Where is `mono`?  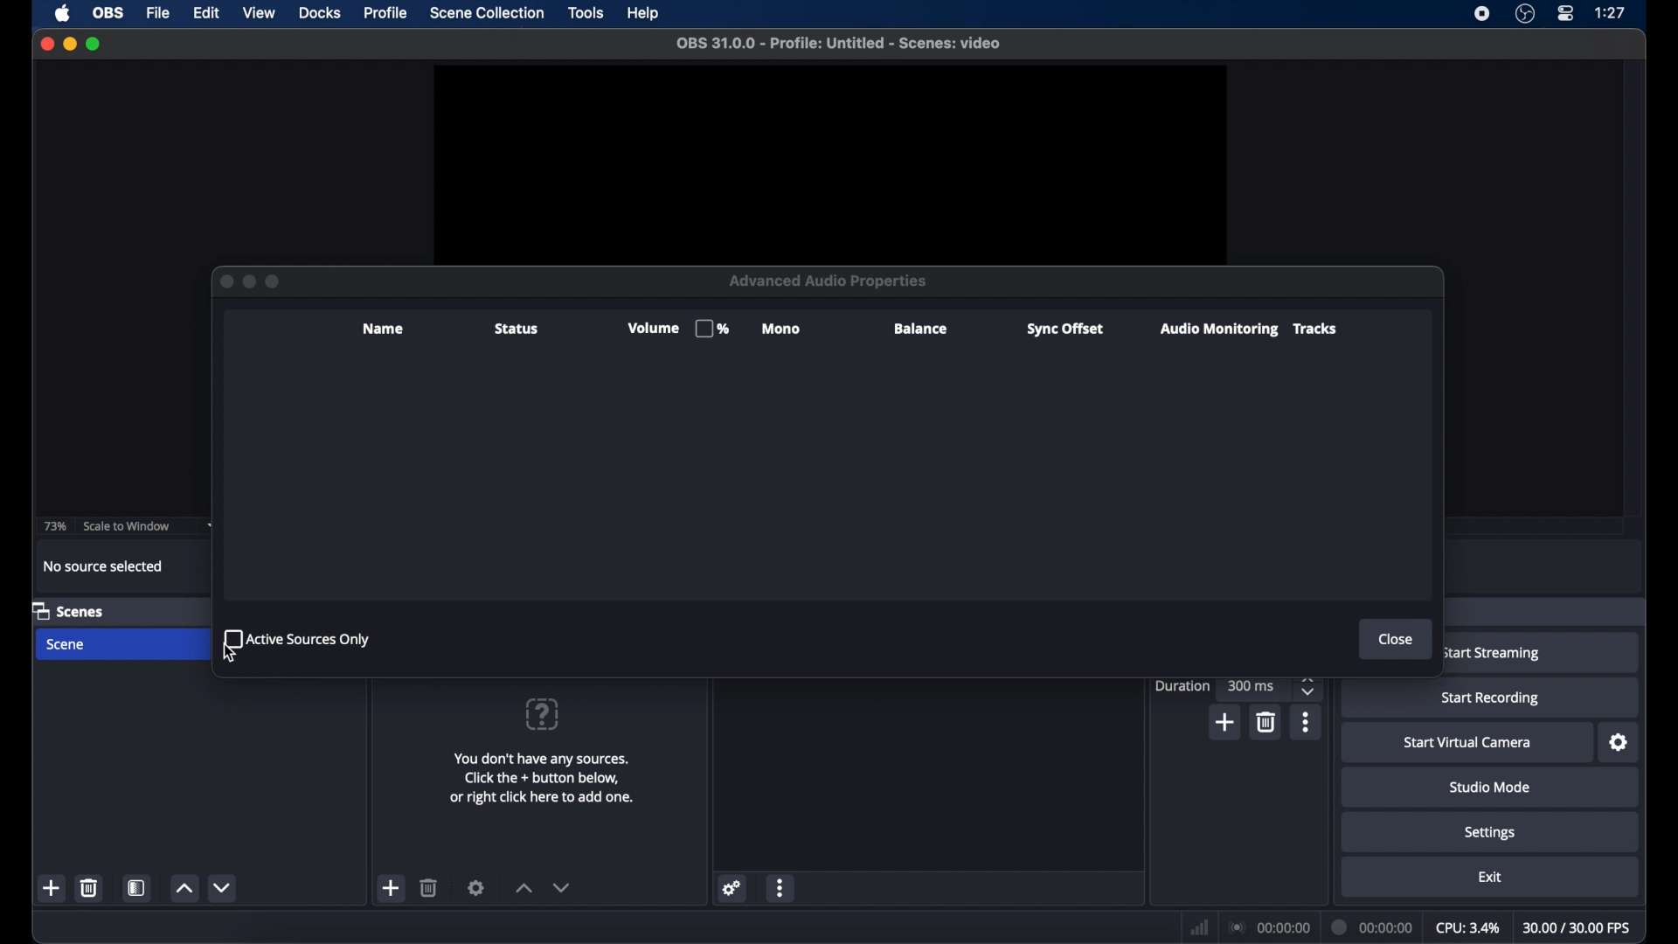
mono is located at coordinates (783, 330).